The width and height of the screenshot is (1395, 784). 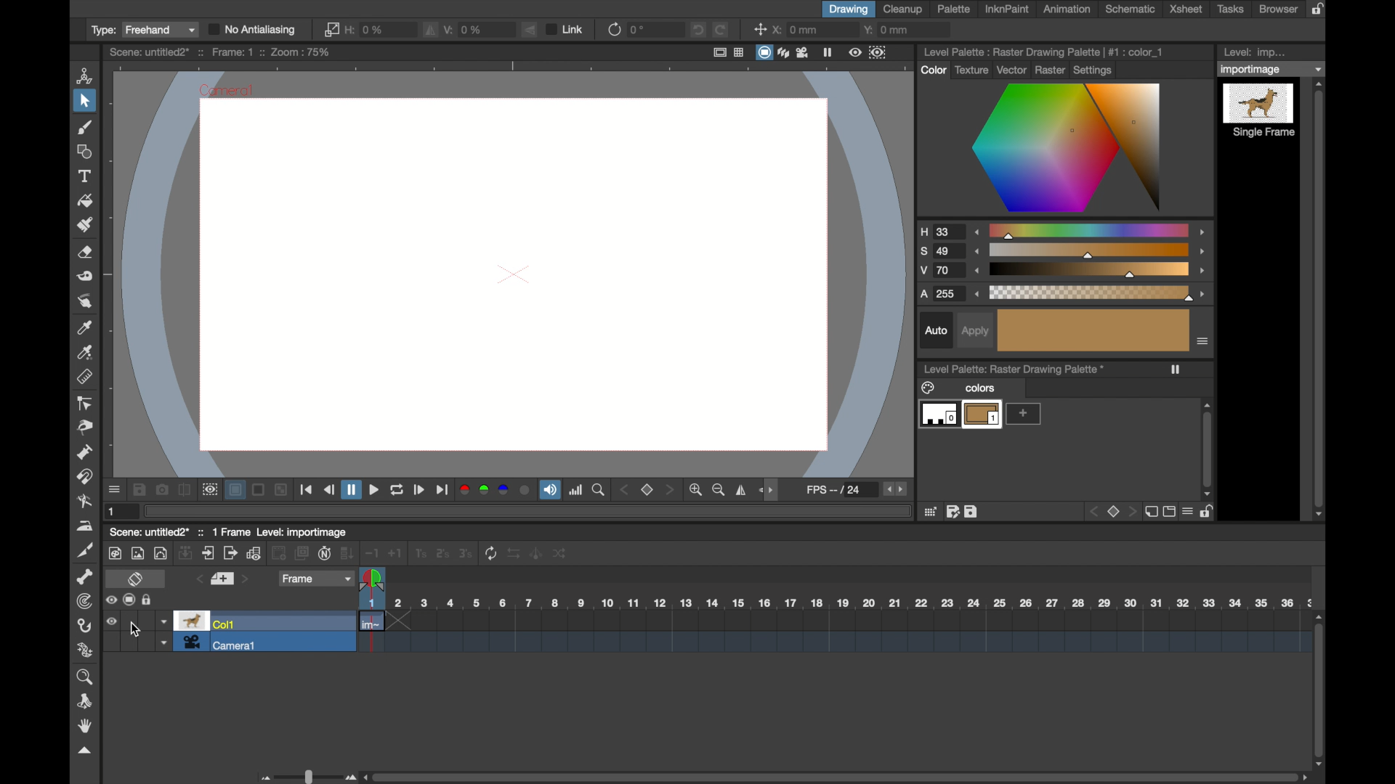 I want to click on x, so click(x=797, y=29).